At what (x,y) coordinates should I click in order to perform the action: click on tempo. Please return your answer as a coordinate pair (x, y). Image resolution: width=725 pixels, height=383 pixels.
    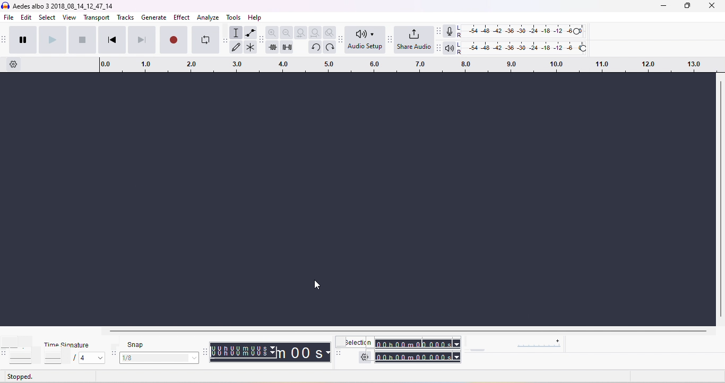
    Looking at the image, I should click on (21, 346).